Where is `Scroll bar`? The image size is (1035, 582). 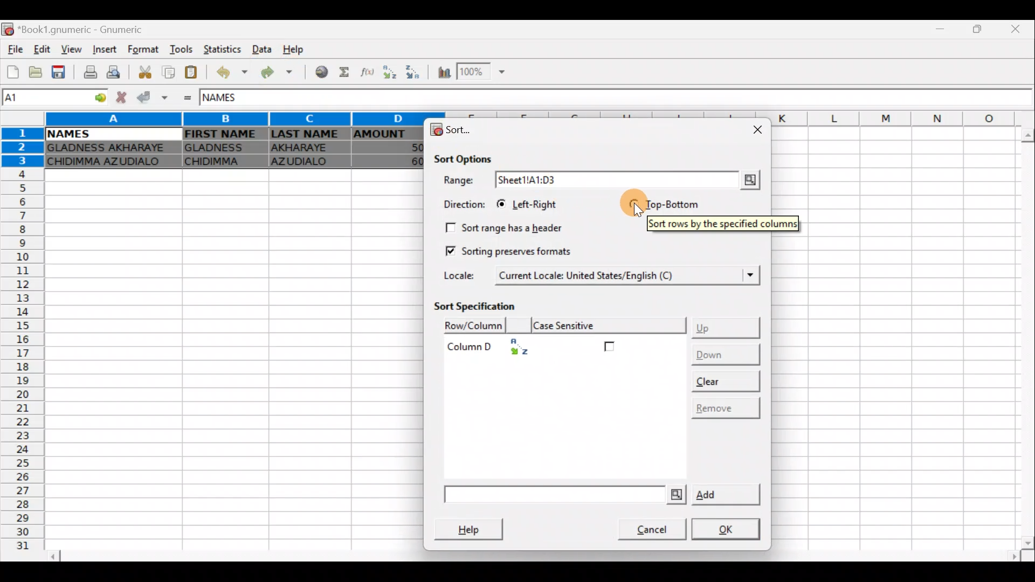 Scroll bar is located at coordinates (1022, 338).